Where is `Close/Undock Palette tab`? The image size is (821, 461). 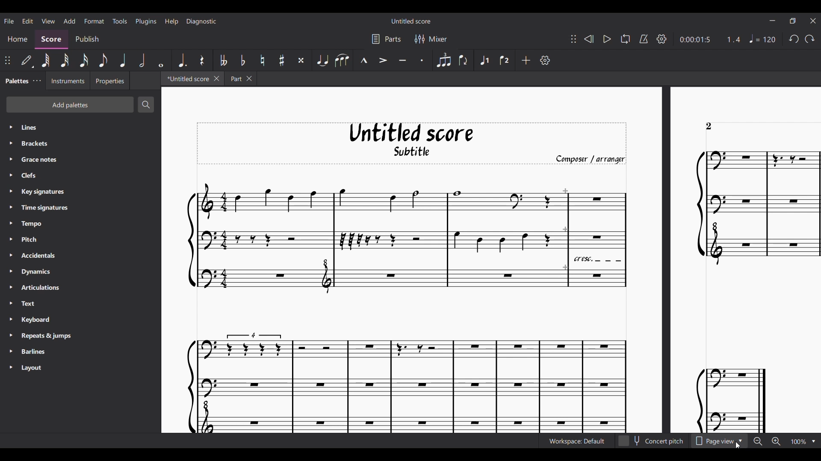 Close/Undock Palette tab is located at coordinates (37, 81).